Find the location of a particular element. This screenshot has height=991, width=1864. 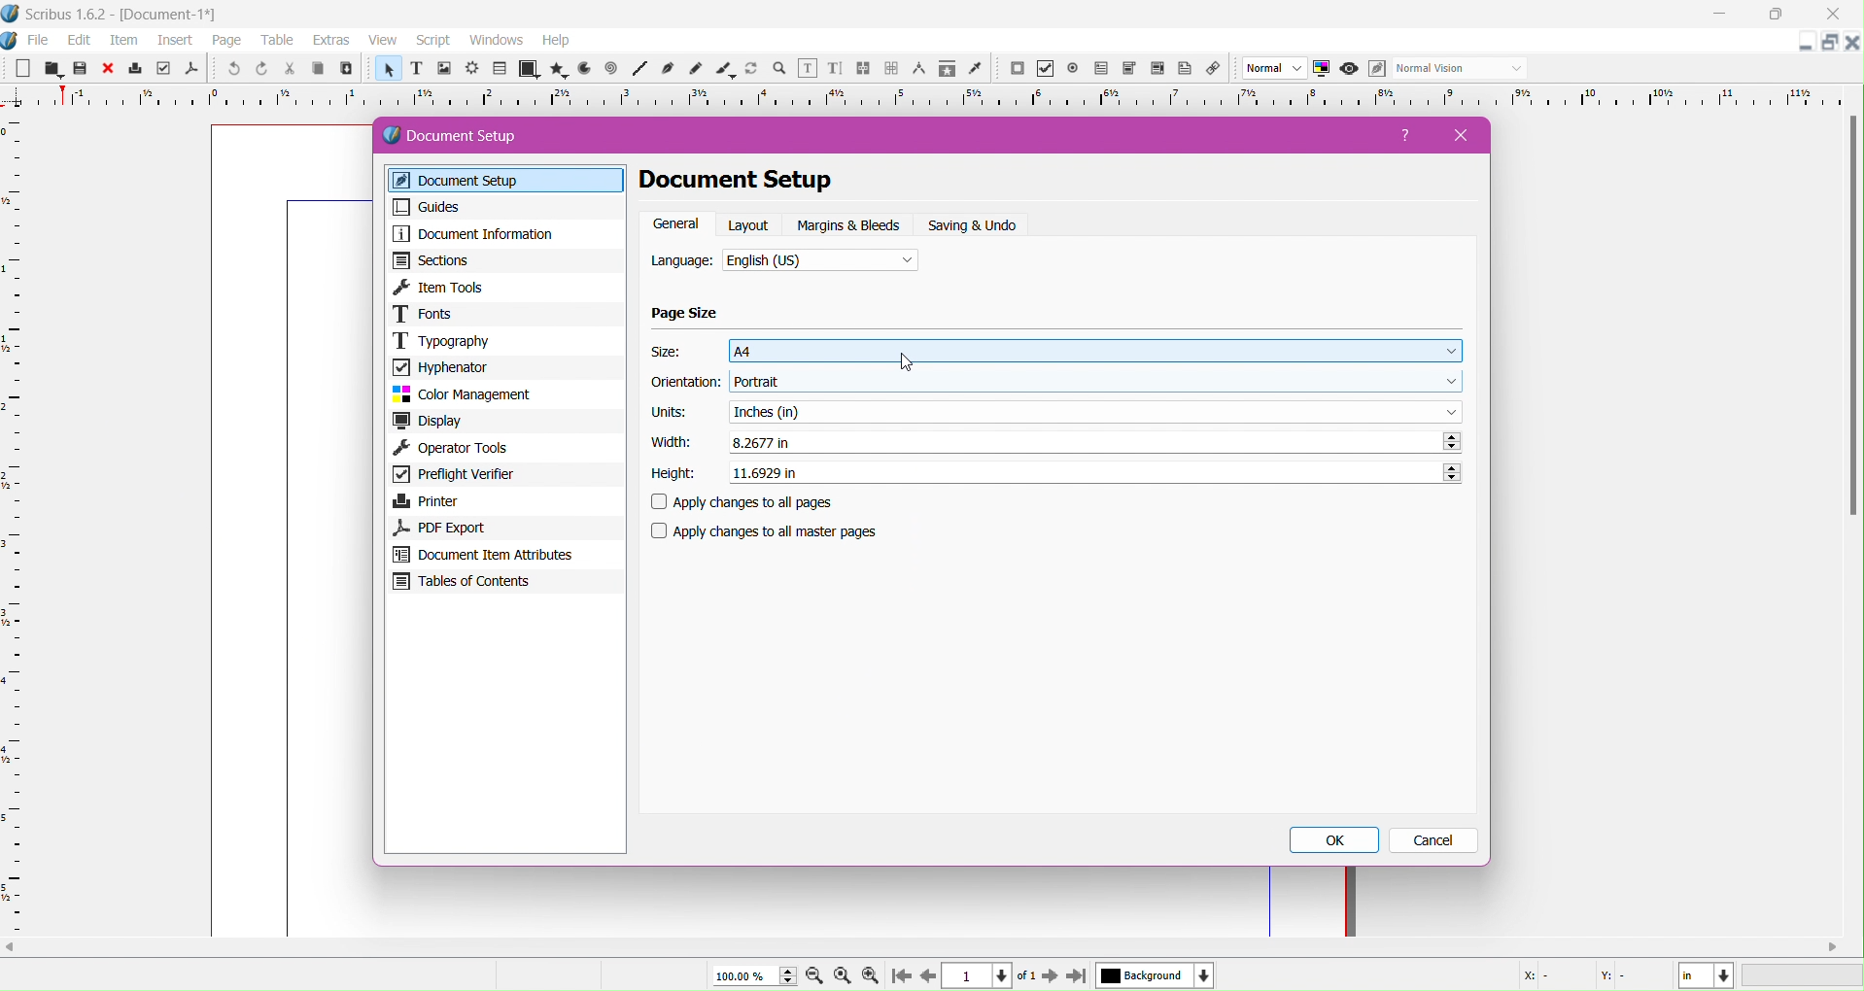

Document Information is located at coordinates (503, 234).